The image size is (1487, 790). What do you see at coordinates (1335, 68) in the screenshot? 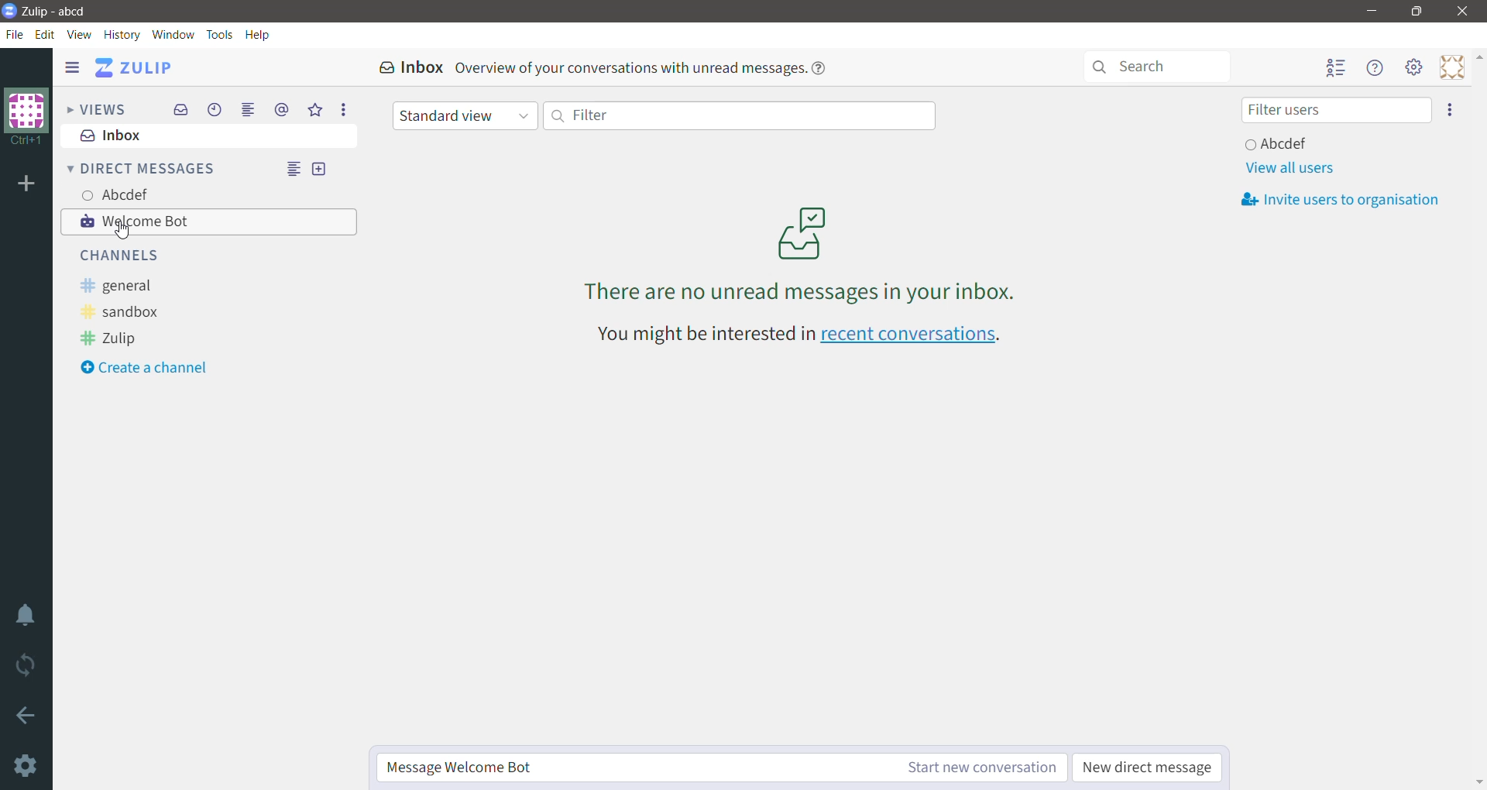
I see `Hide user list` at bounding box center [1335, 68].